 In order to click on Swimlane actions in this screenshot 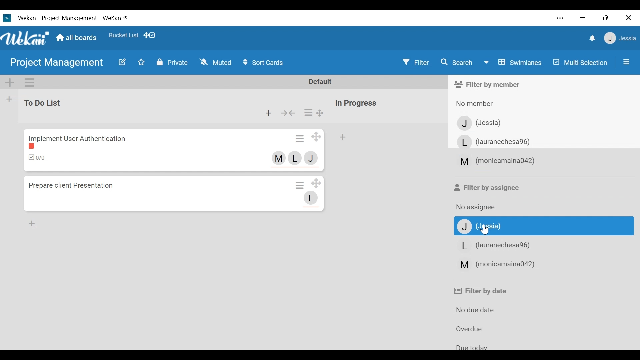, I will do `click(30, 82)`.